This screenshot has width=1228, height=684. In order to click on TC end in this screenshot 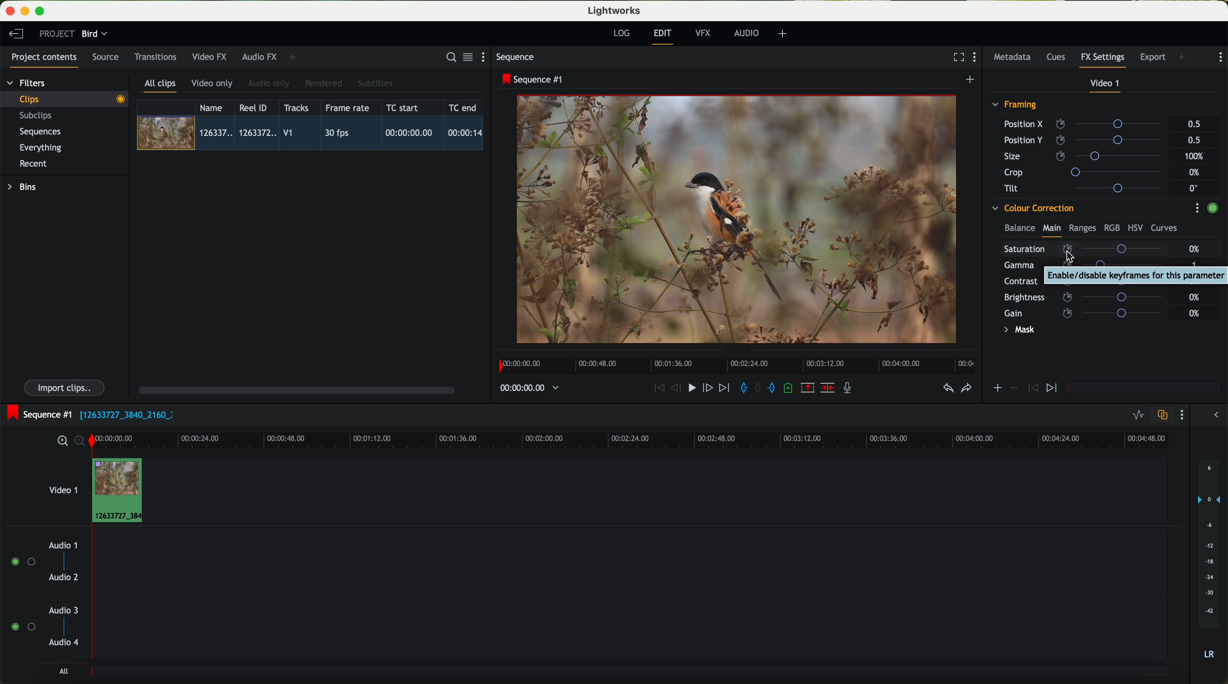, I will do `click(463, 107)`.